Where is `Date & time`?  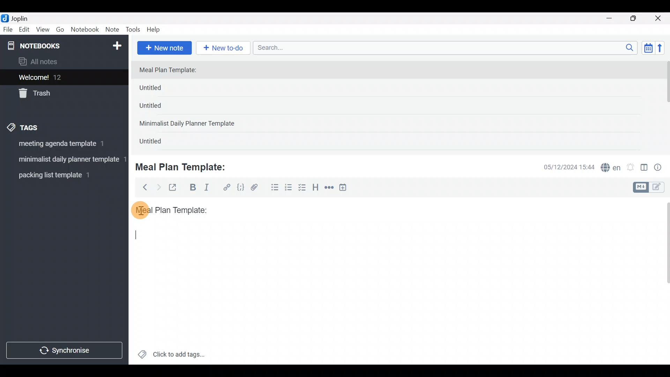 Date & time is located at coordinates (564, 167).